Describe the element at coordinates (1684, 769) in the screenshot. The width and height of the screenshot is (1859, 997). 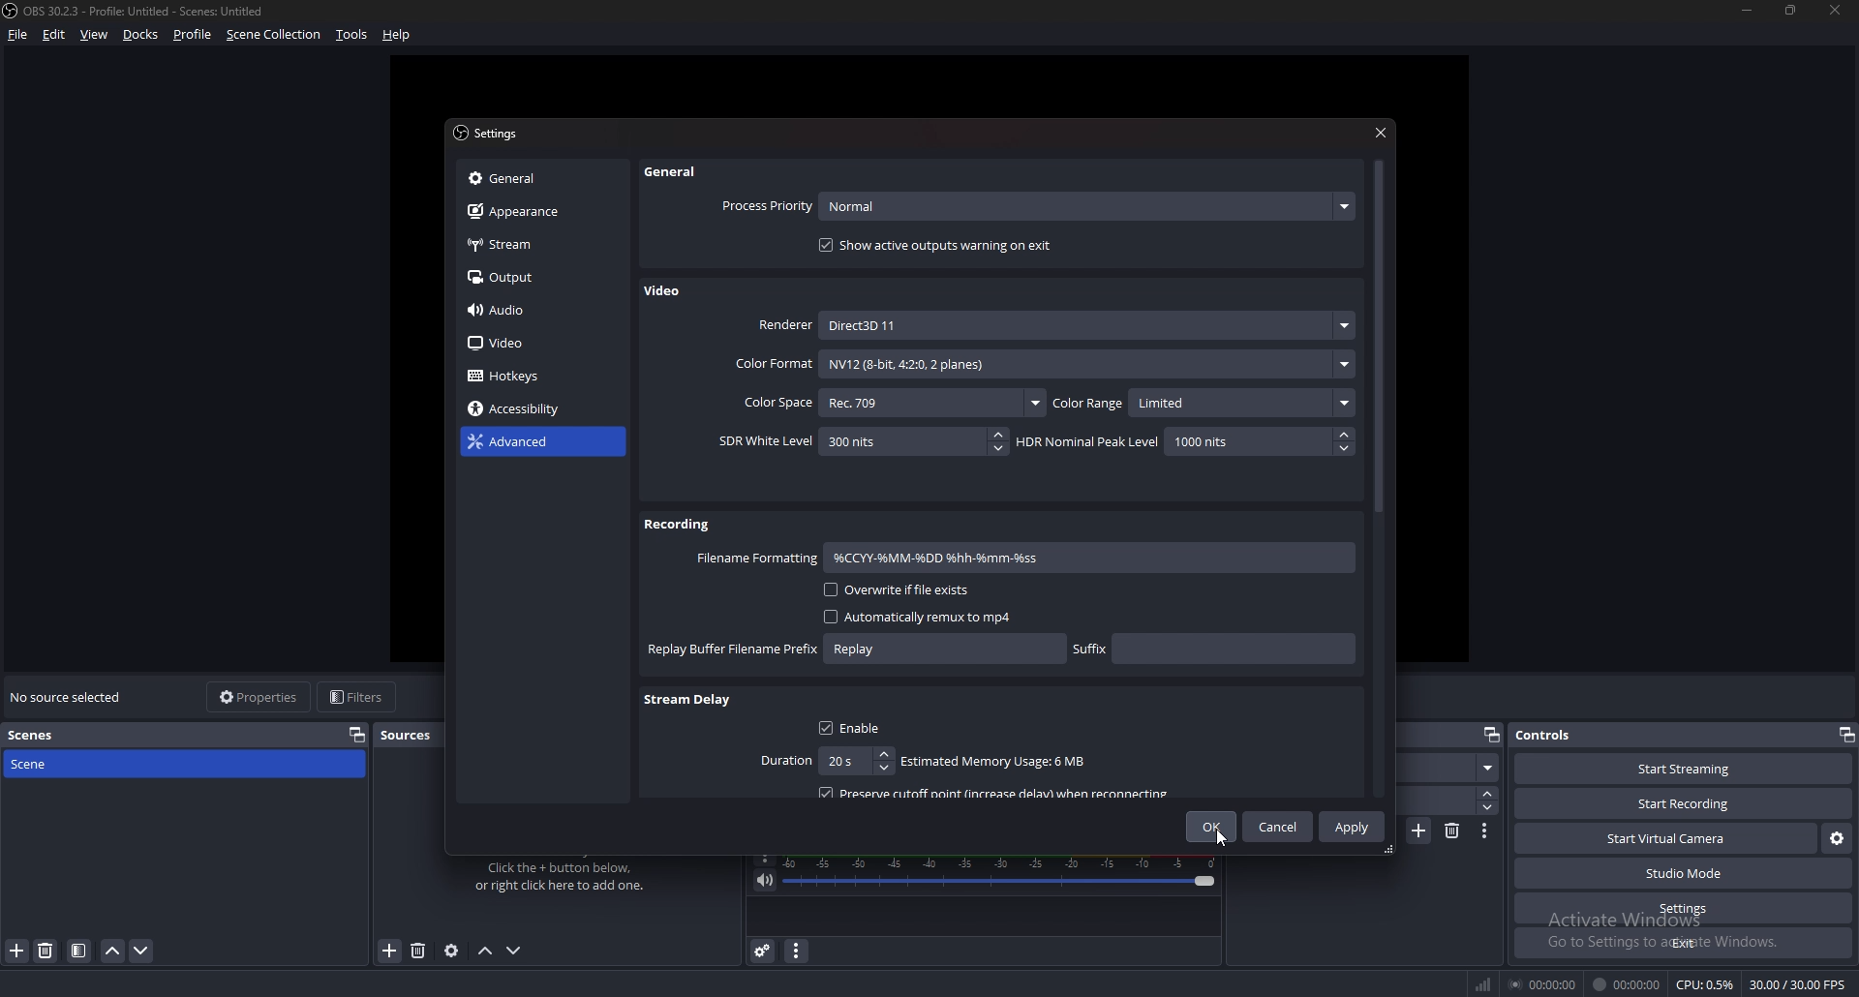
I see `start streaming` at that location.